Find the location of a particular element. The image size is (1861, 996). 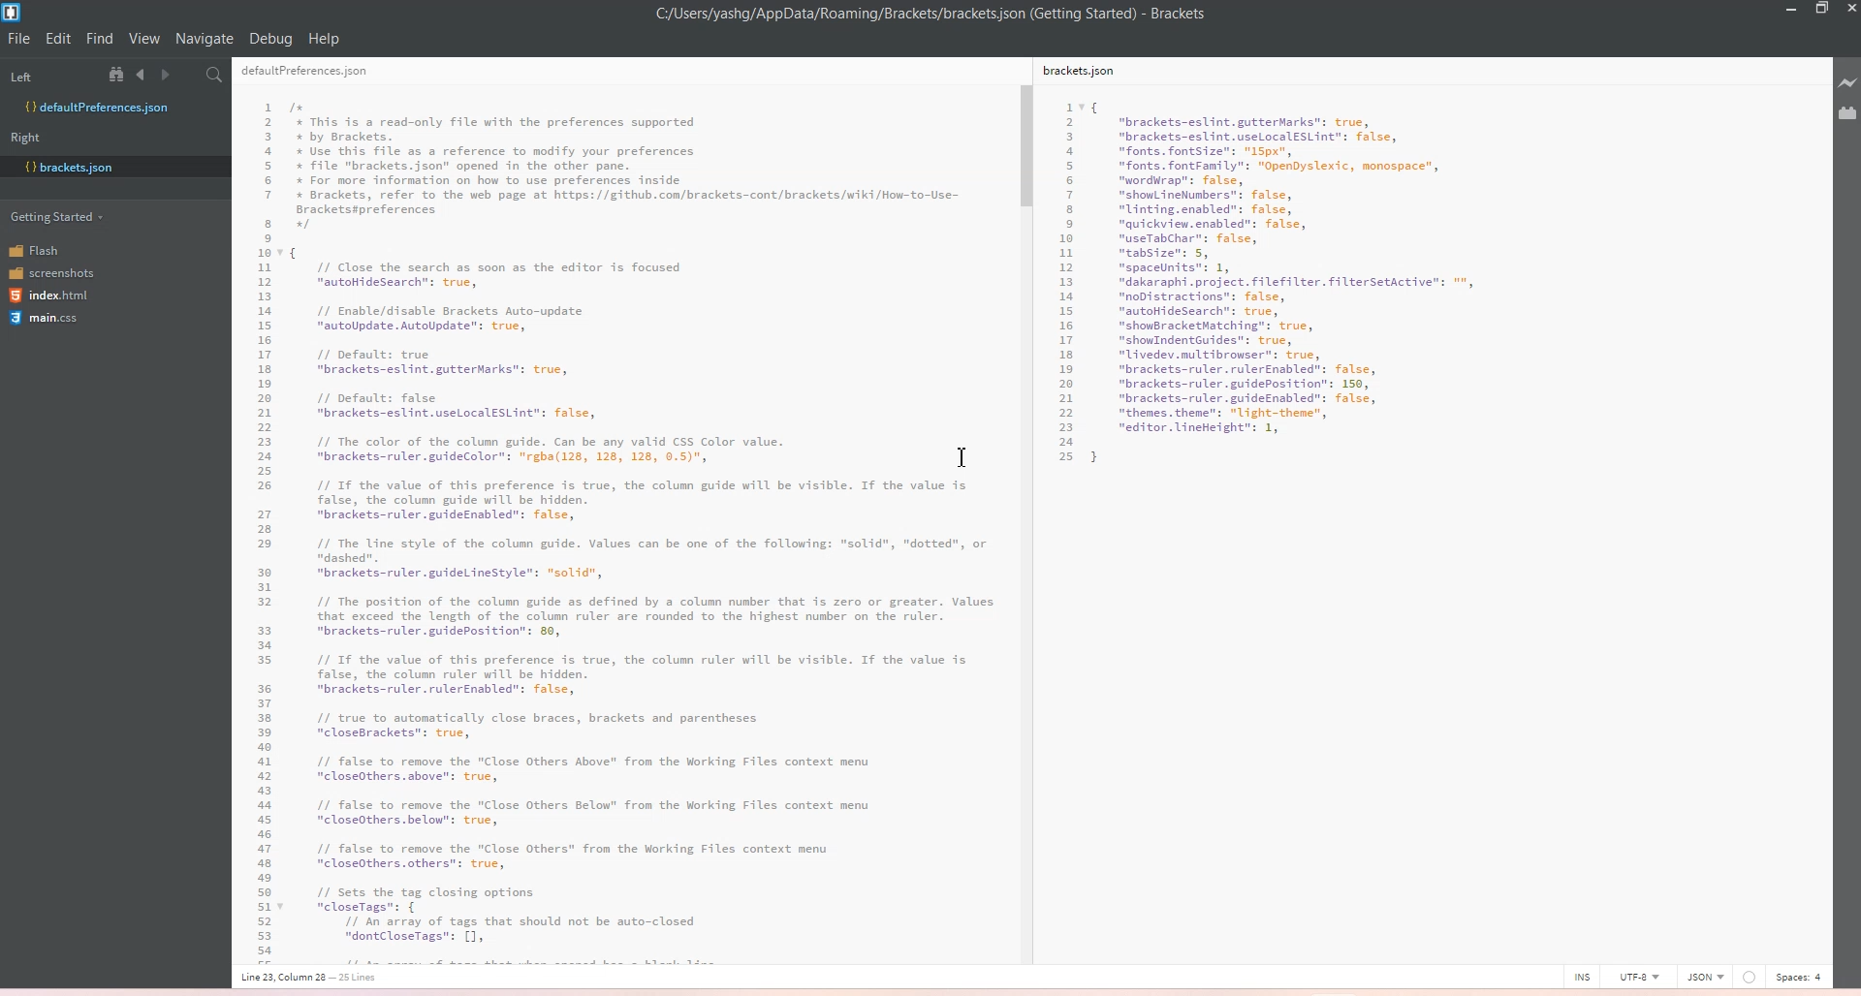

UTF-8 is located at coordinates (1638, 976).